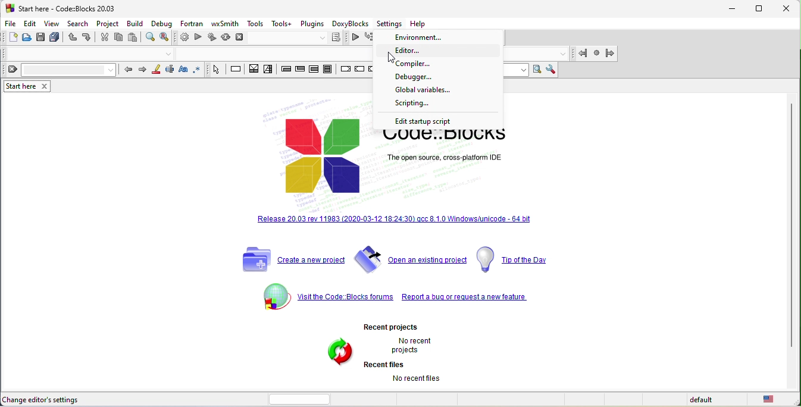 This screenshot has height=407, width=801. Describe the element at coordinates (190, 23) in the screenshot. I see `fortran` at that location.